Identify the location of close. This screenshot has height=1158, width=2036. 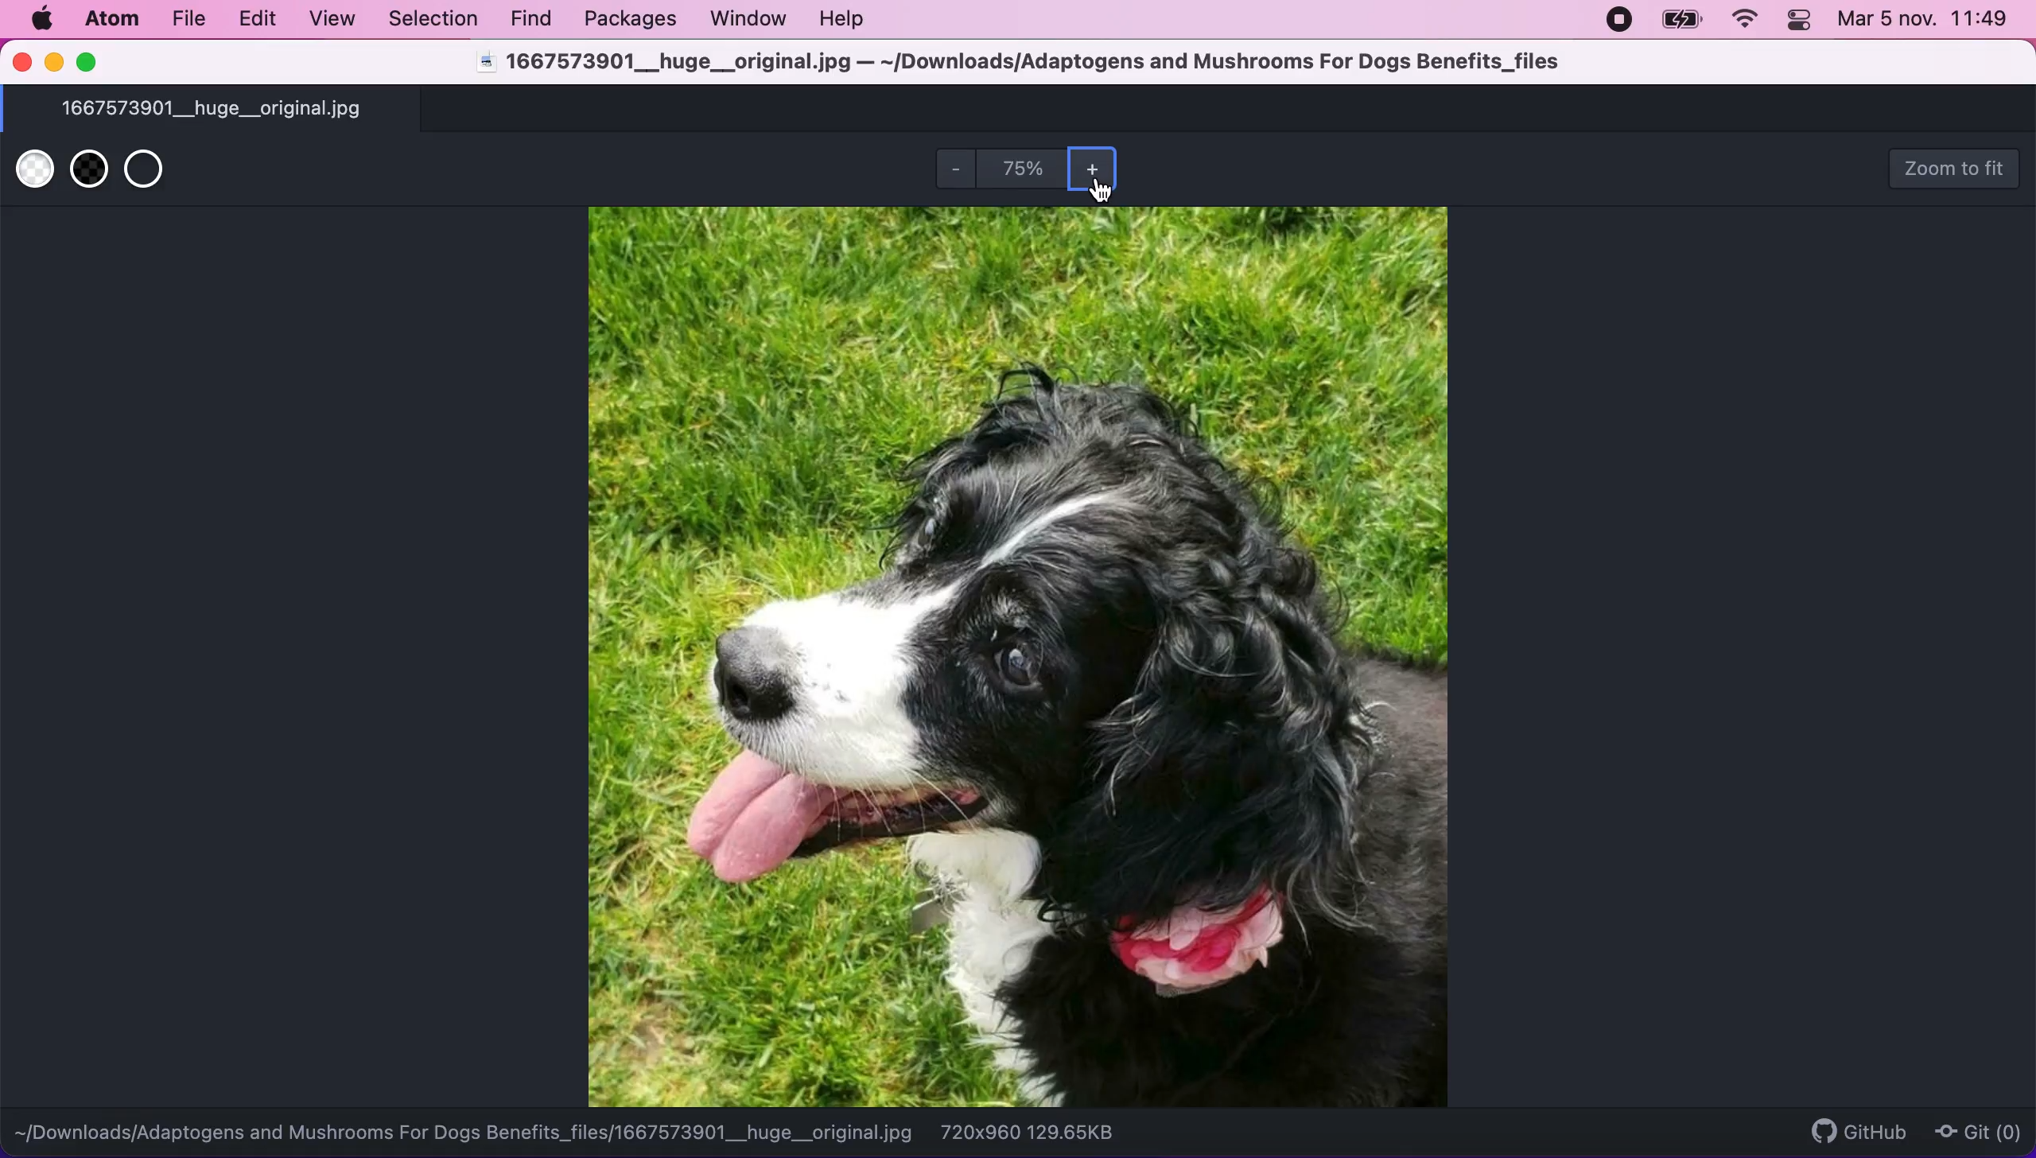
(21, 64).